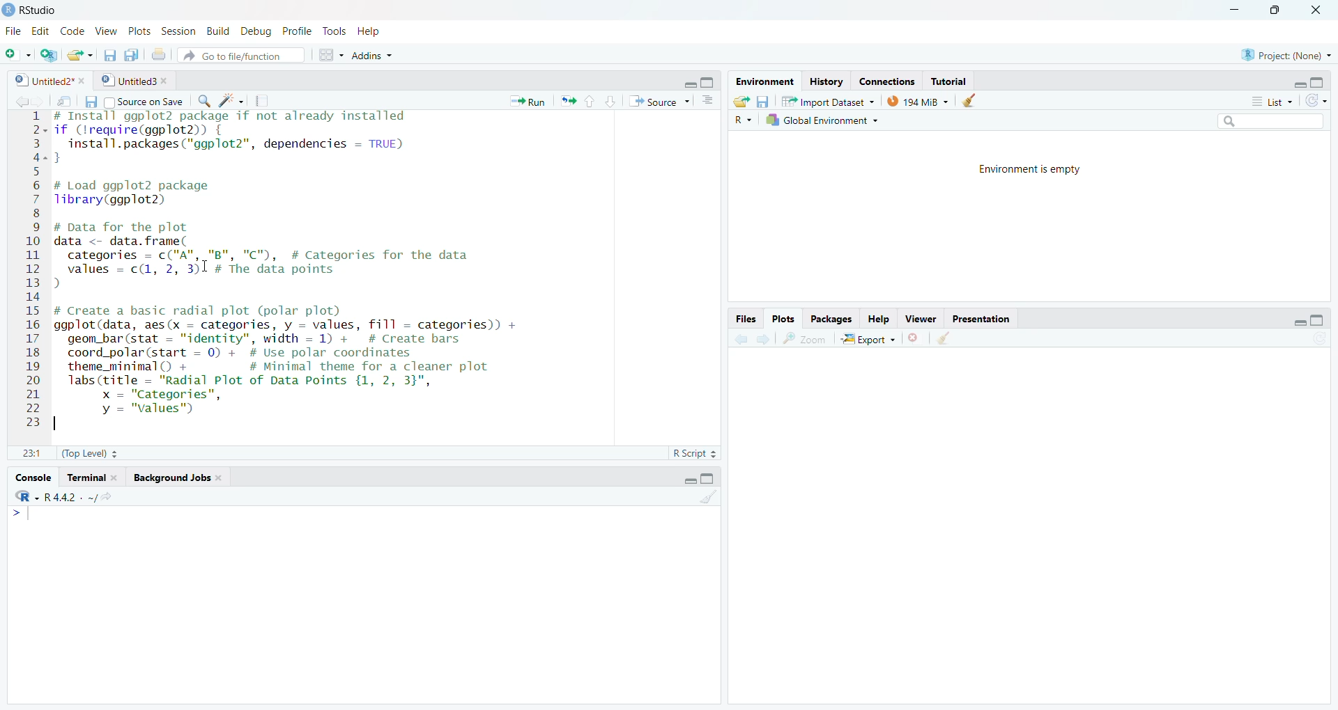 This screenshot has width=1338, height=710. I want to click on Untitled2, so click(53, 81).